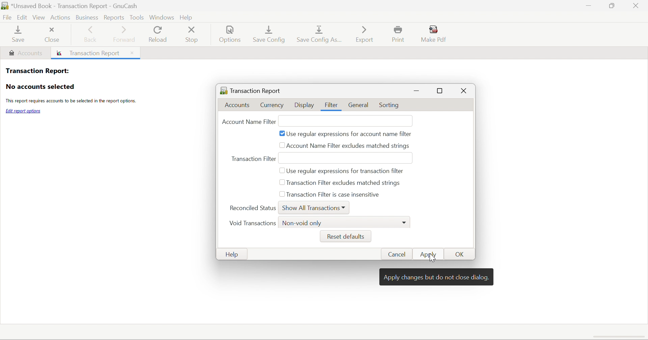 The image size is (648, 340). I want to click on OK, so click(461, 255).